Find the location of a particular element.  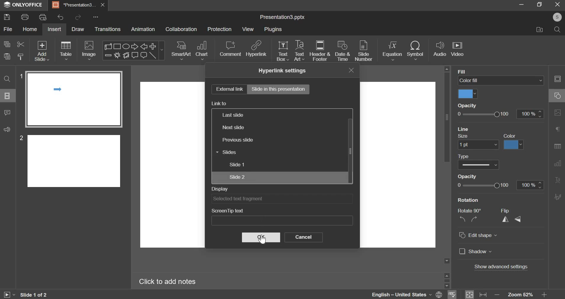

color is located at coordinates (510, 136).